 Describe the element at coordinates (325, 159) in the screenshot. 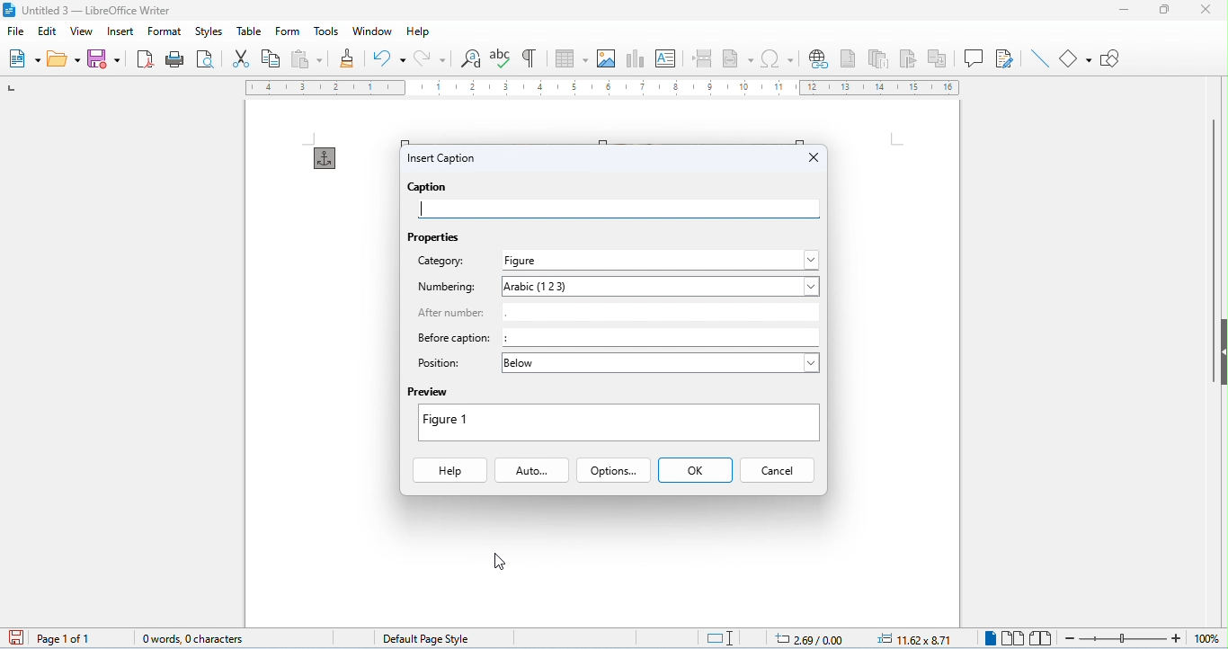

I see `anchor` at that location.